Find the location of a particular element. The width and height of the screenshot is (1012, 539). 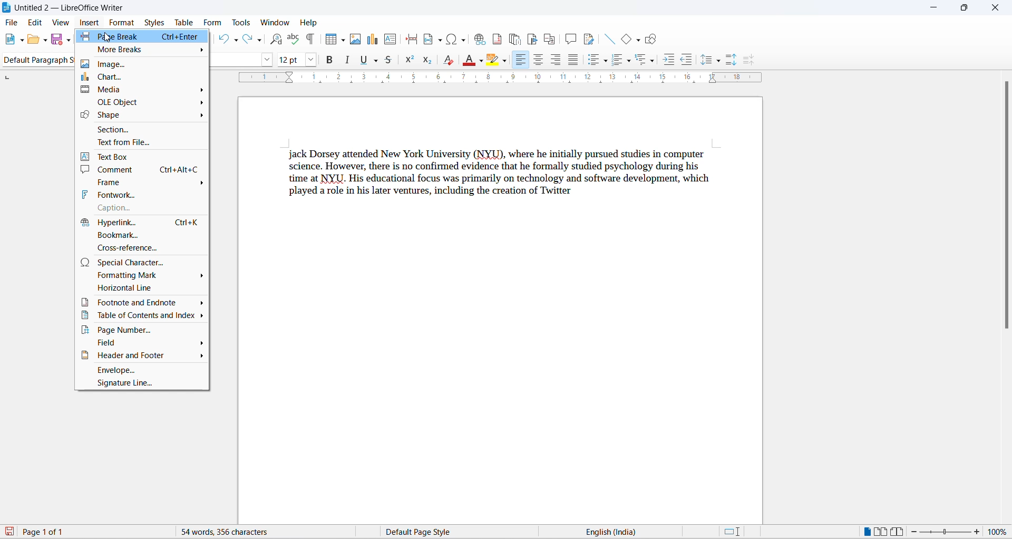

cross-reference is located at coordinates (143, 247).